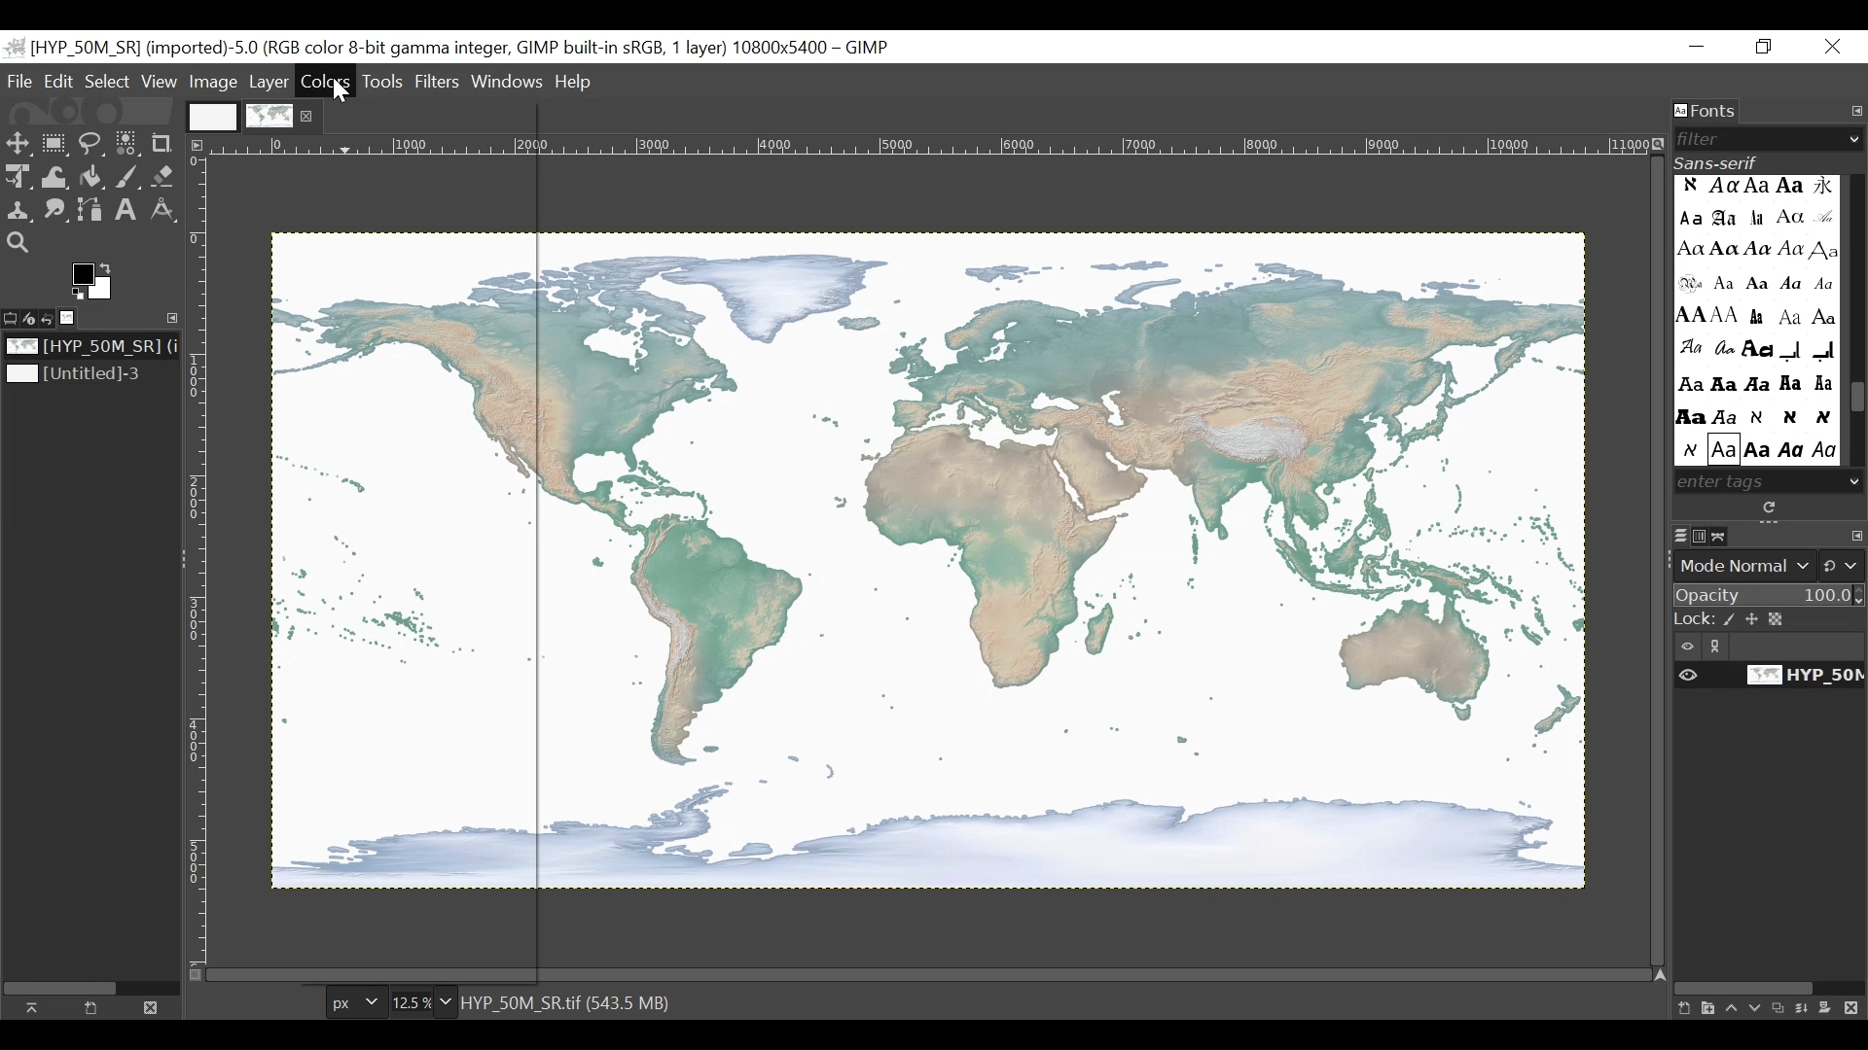 The image size is (1868, 1050). I want to click on Create a new display, so click(90, 1007).